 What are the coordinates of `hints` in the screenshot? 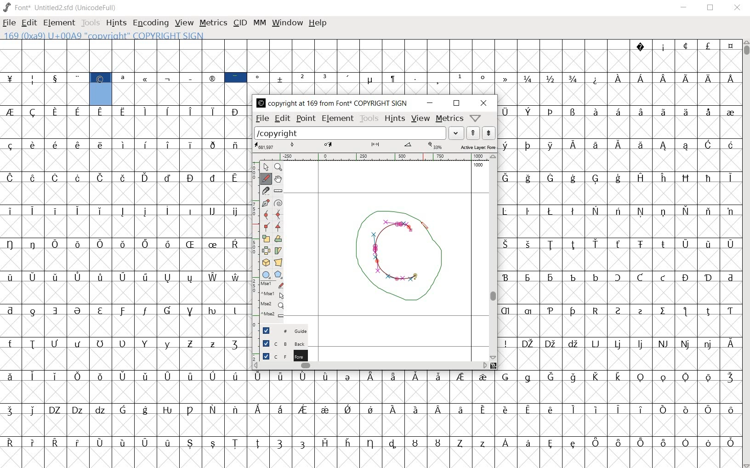 It's located at (394, 118).